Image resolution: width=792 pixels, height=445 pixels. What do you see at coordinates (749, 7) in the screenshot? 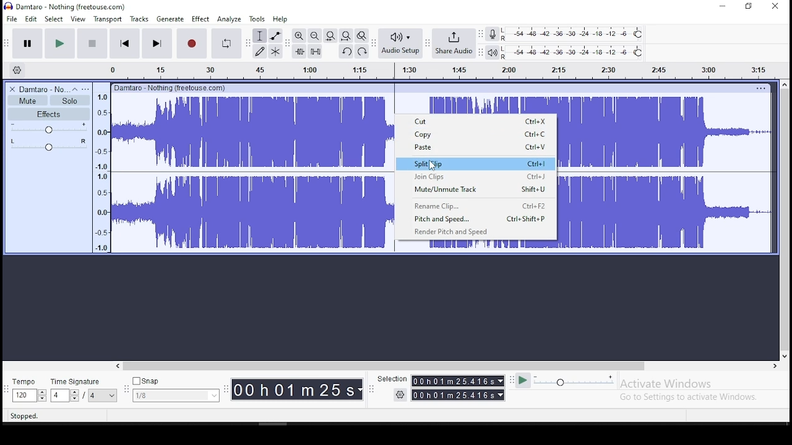
I see `restore` at bounding box center [749, 7].